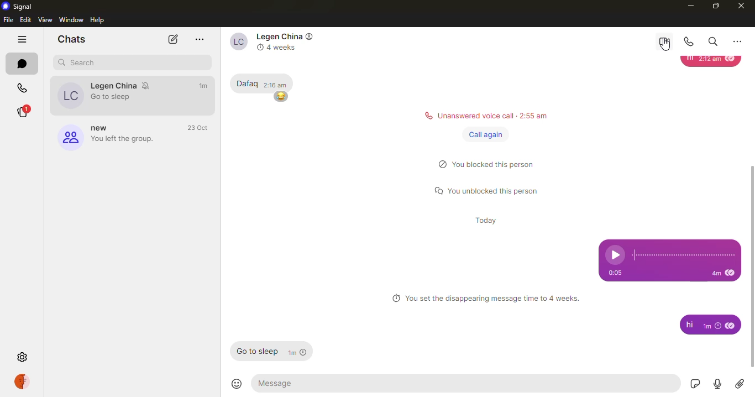 This screenshot has width=755, height=397. What do you see at coordinates (666, 40) in the screenshot?
I see `video call` at bounding box center [666, 40].